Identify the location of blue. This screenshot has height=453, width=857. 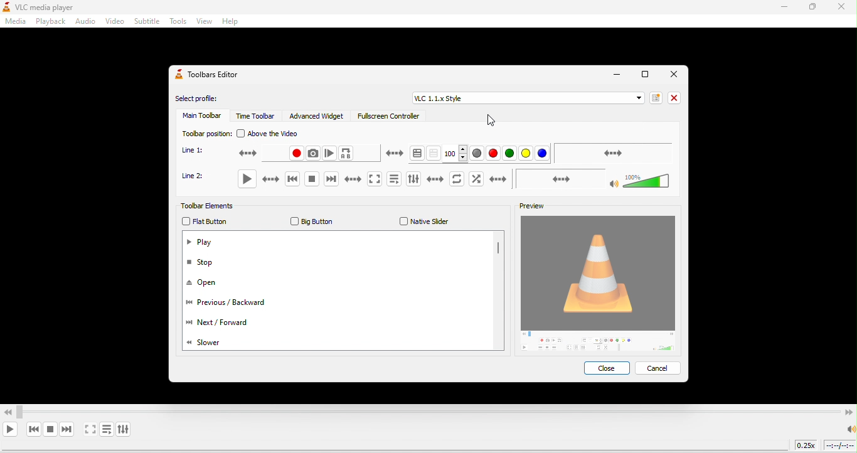
(543, 154).